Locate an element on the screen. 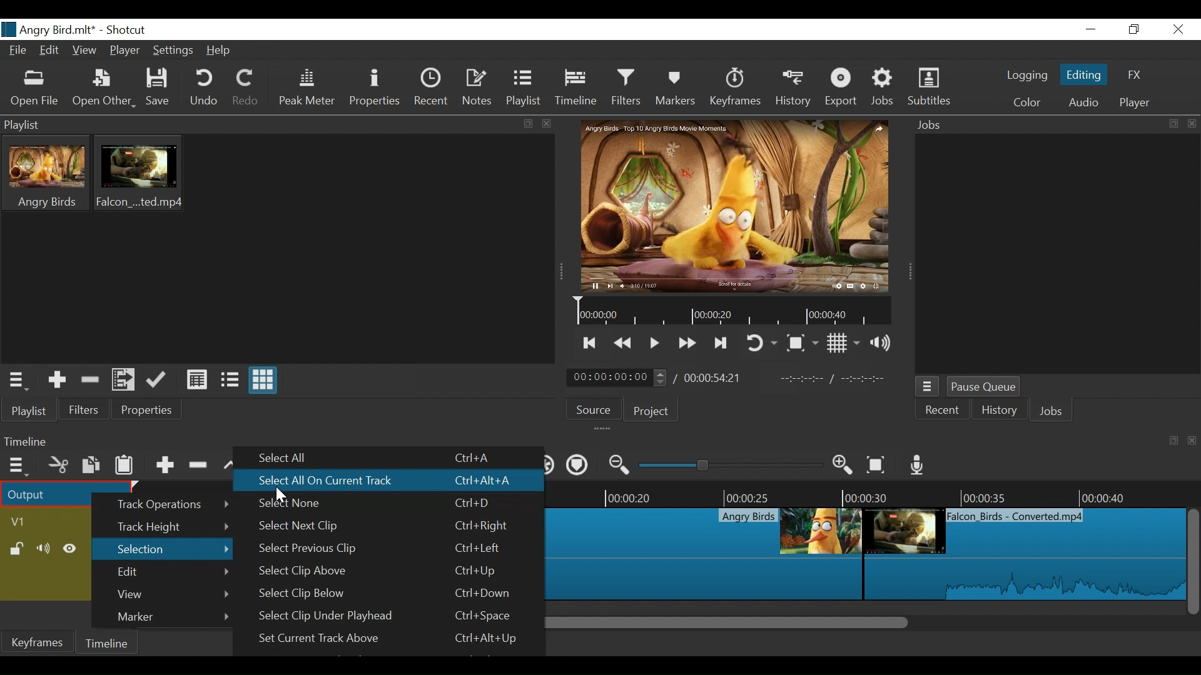  (un)lock track is located at coordinates (16, 549).